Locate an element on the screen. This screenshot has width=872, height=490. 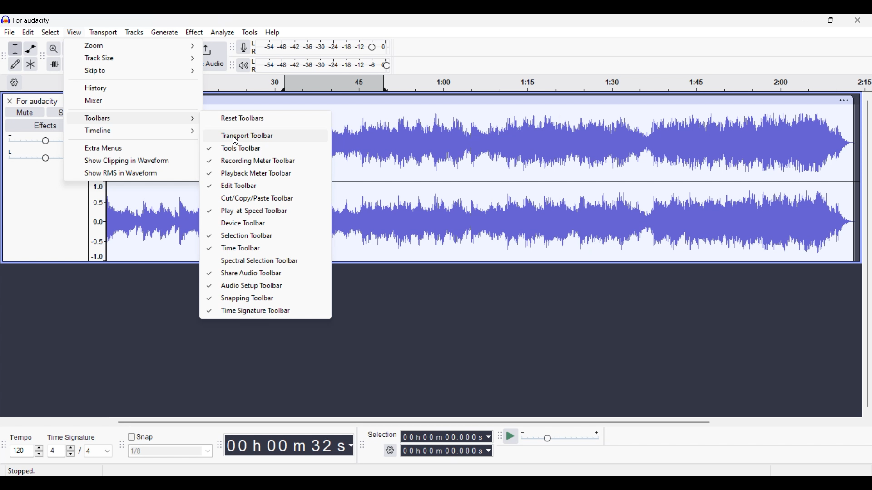
Increase/Decrease number is located at coordinates (71, 451).